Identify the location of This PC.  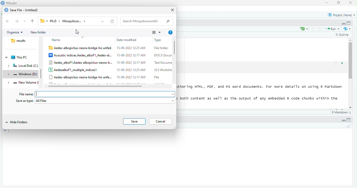
(19, 58).